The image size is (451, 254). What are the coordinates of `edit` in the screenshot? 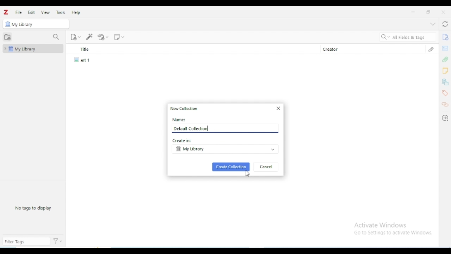 It's located at (31, 12).